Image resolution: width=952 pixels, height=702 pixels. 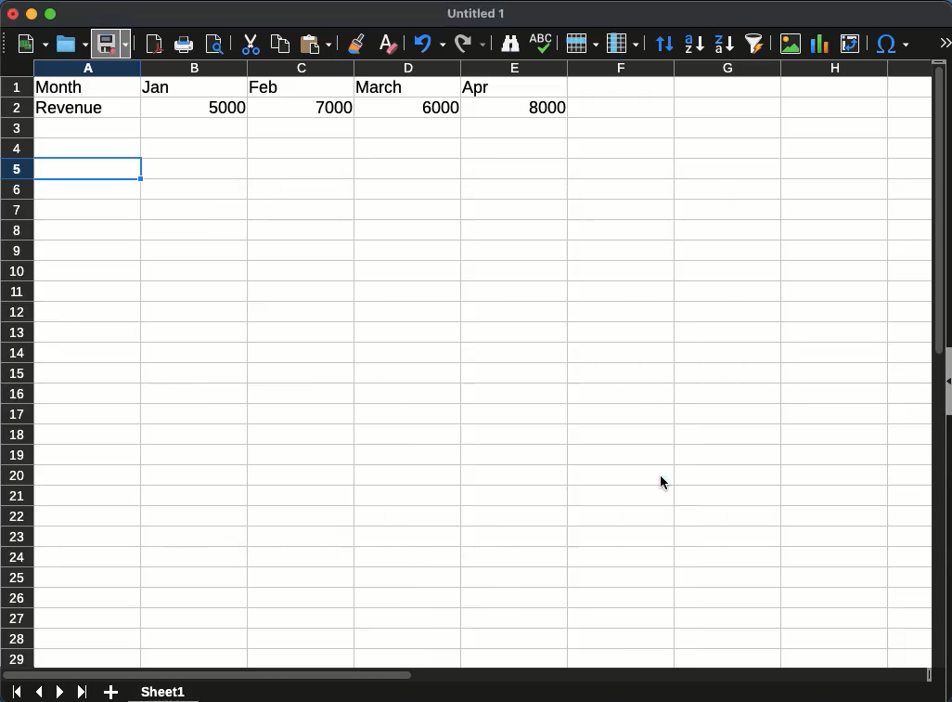 I want to click on chart, so click(x=817, y=43).